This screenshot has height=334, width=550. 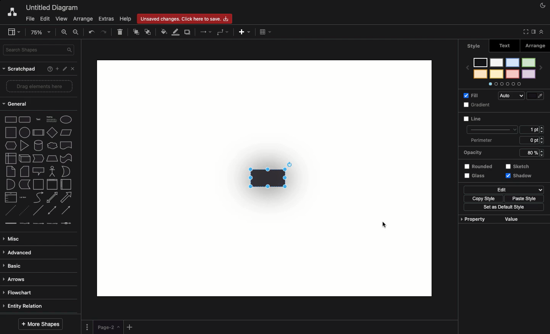 What do you see at coordinates (480, 63) in the screenshot?
I see `color 7` at bounding box center [480, 63].